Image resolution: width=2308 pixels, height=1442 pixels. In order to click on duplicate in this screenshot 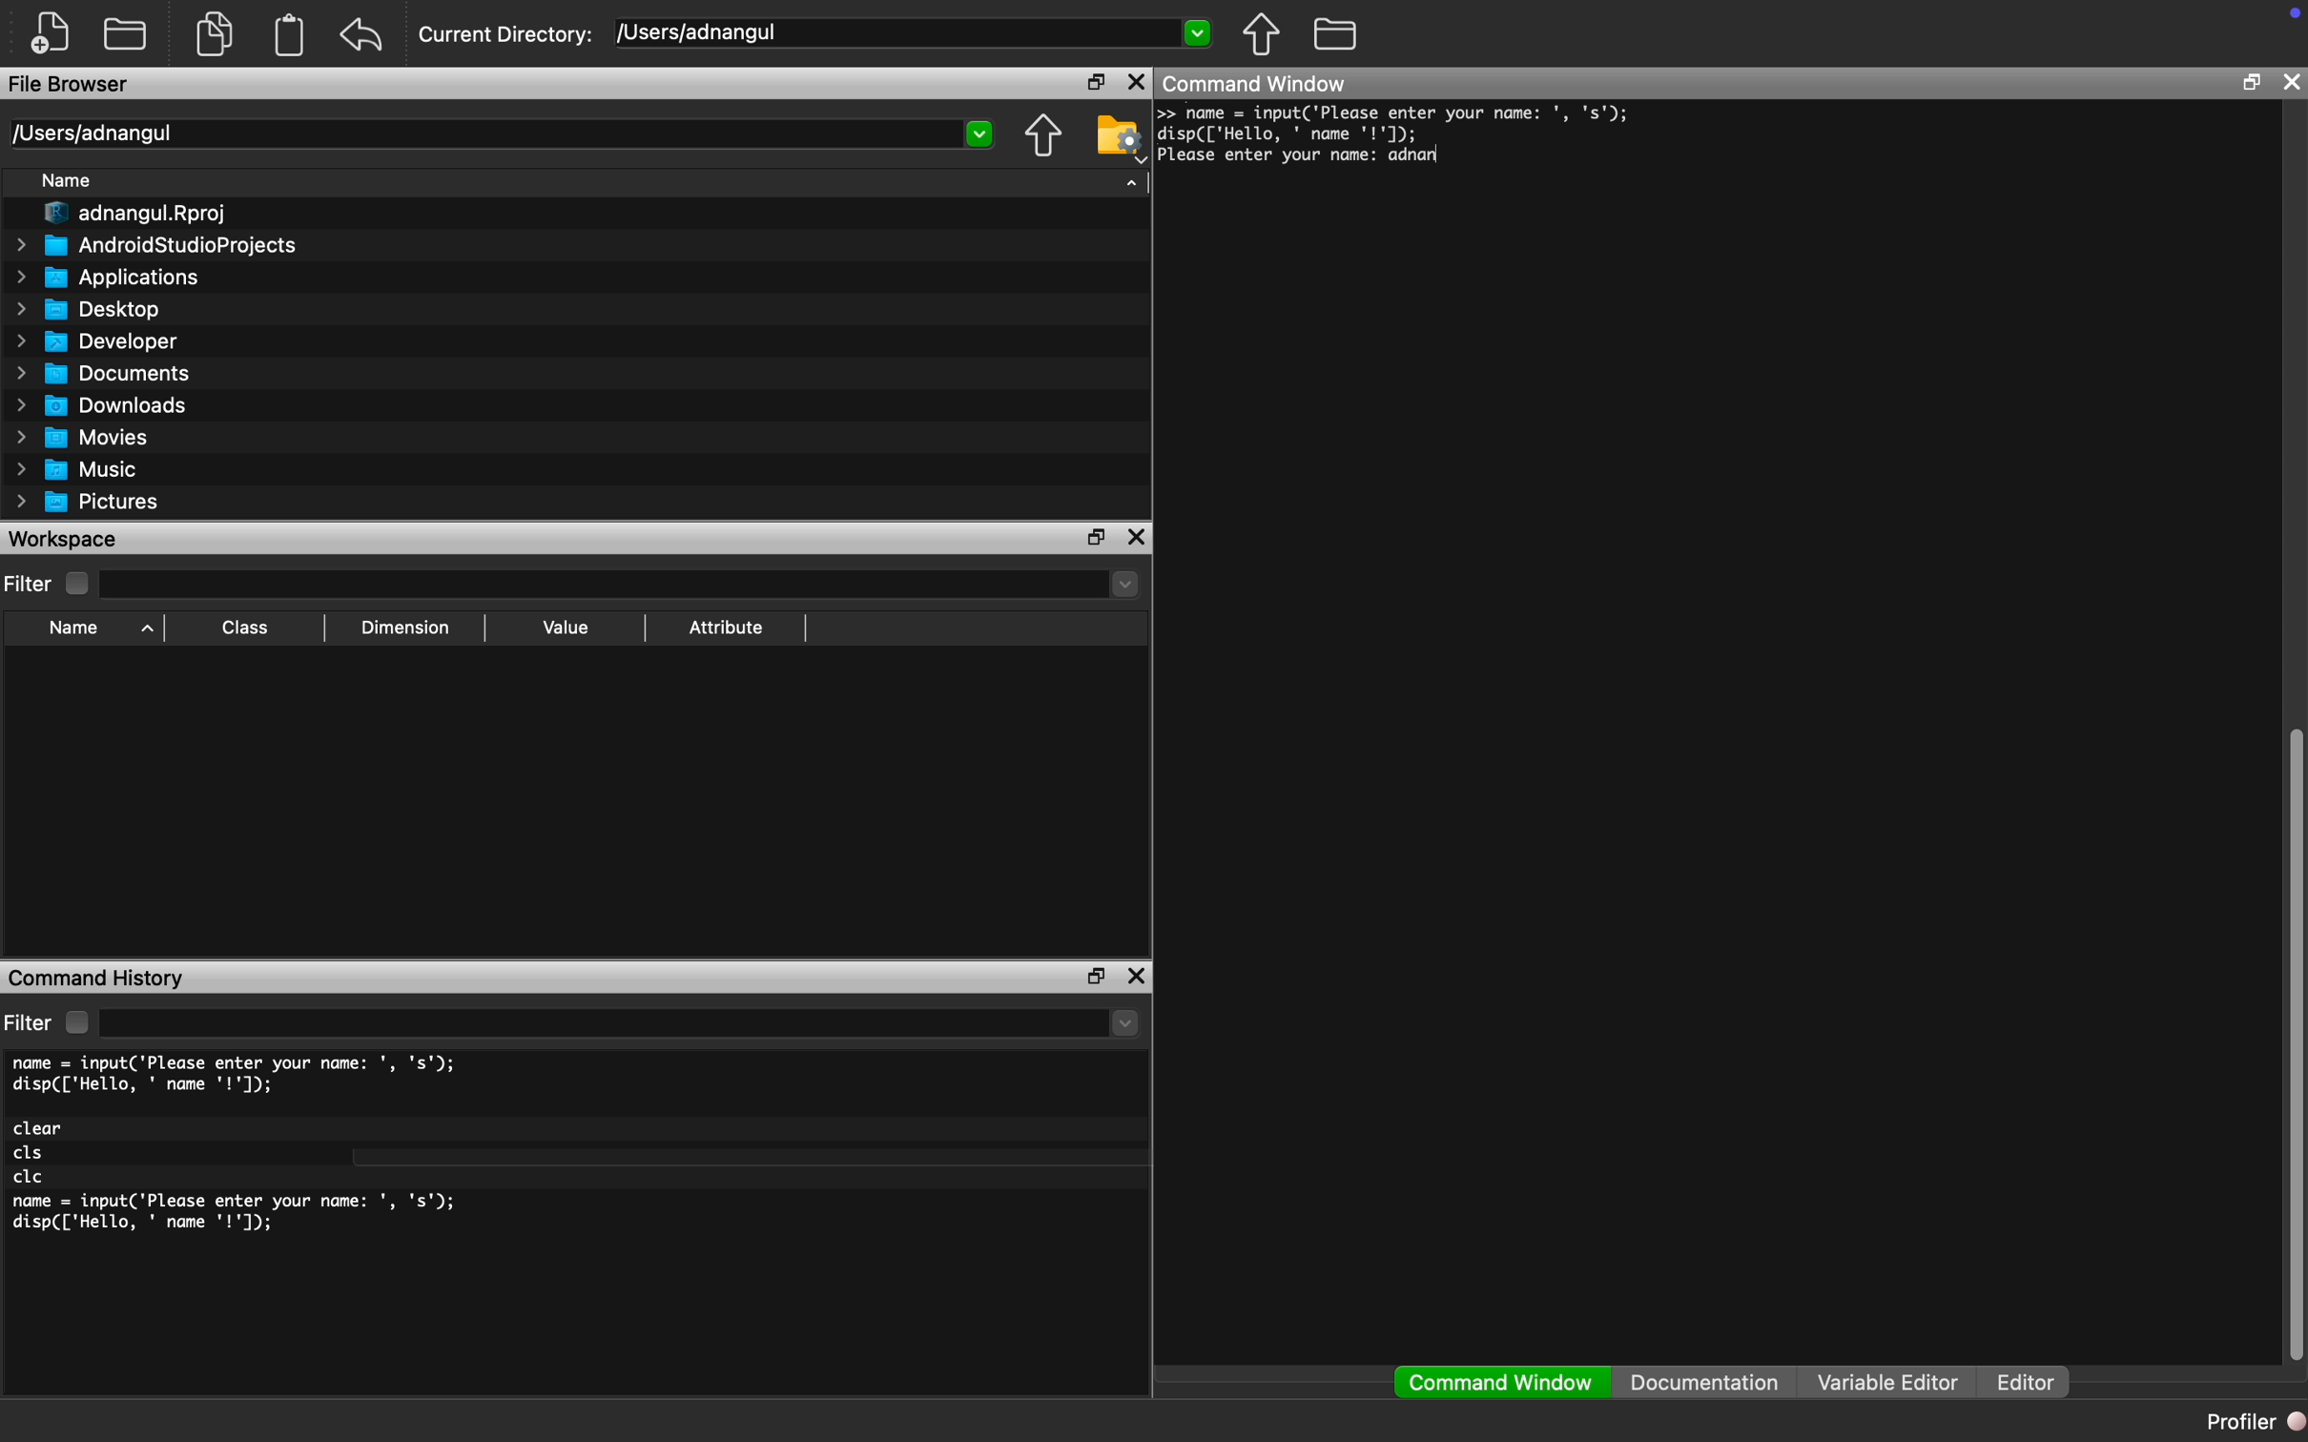, I will do `click(216, 33)`.